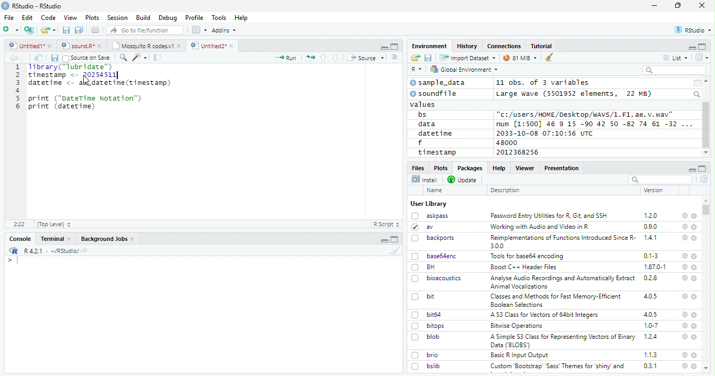 This screenshot has width=715, height=376. Describe the element at coordinates (423, 297) in the screenshot. I see `bit` at that location.